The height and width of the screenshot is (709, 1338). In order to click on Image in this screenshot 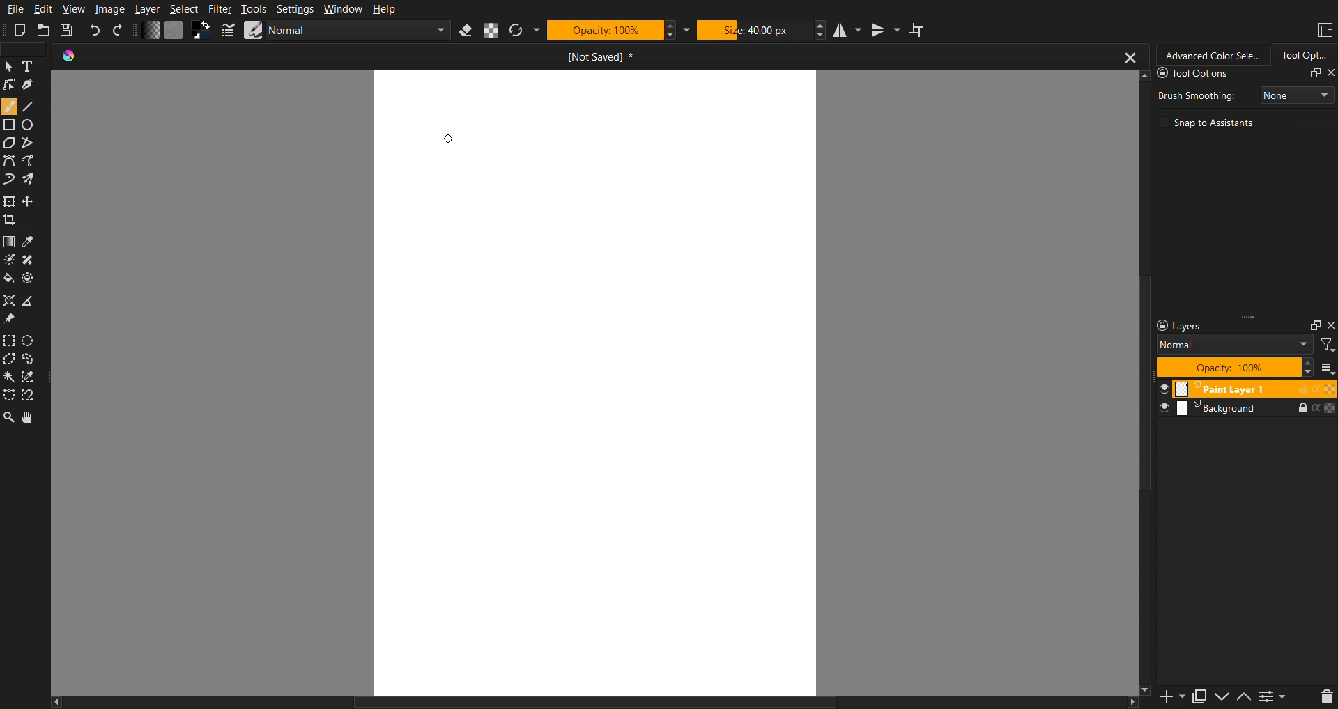, I will do `click(110, 8)`.